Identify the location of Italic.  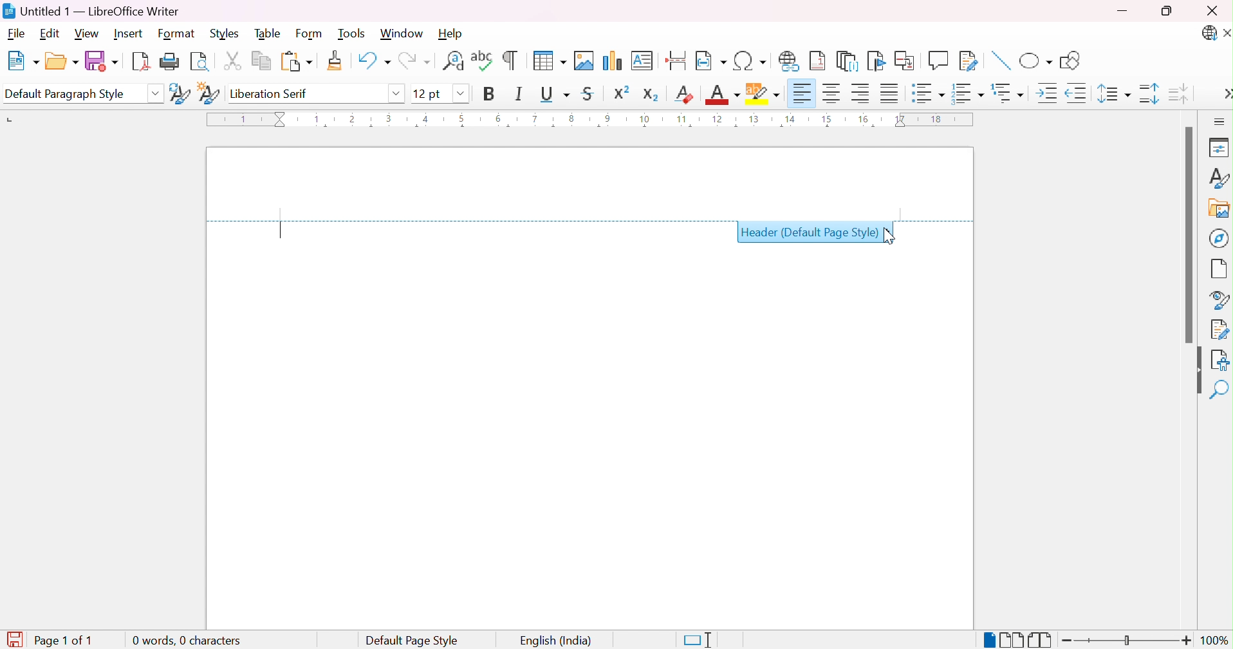
(518, 94).